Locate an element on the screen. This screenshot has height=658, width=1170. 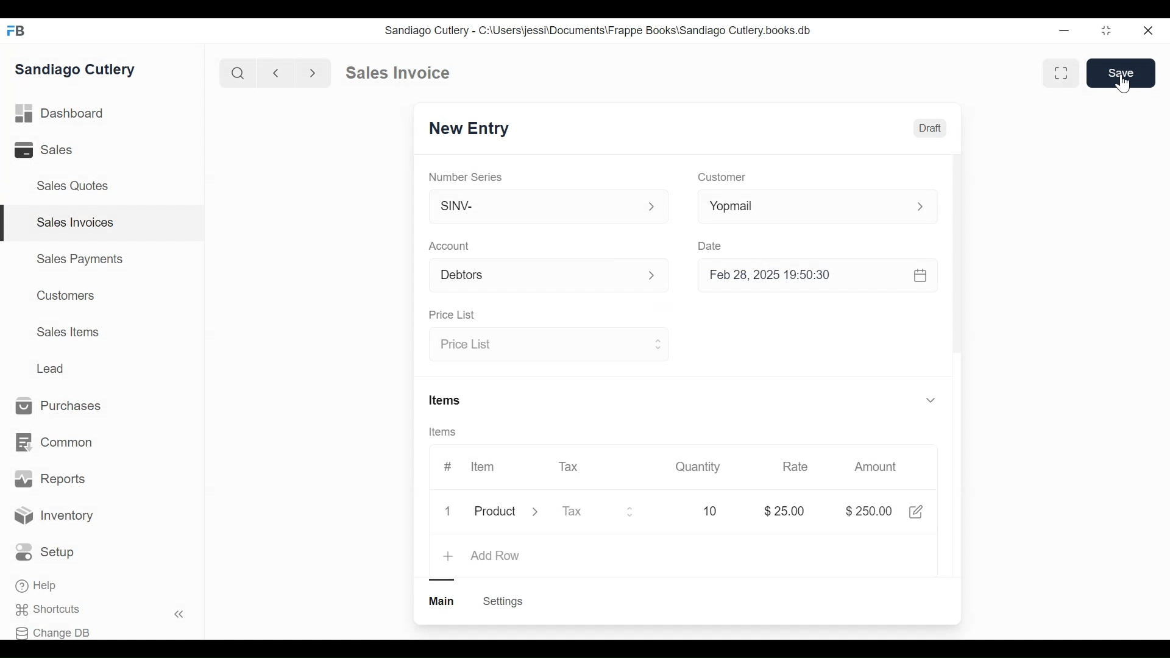
Date is located at coordinates (712, 246).